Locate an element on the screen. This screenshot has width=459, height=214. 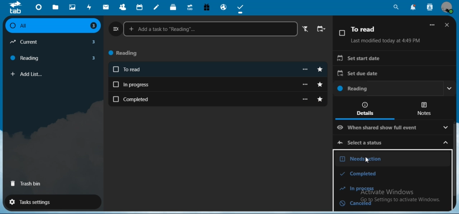
3 is located at coordinates (94, 26).